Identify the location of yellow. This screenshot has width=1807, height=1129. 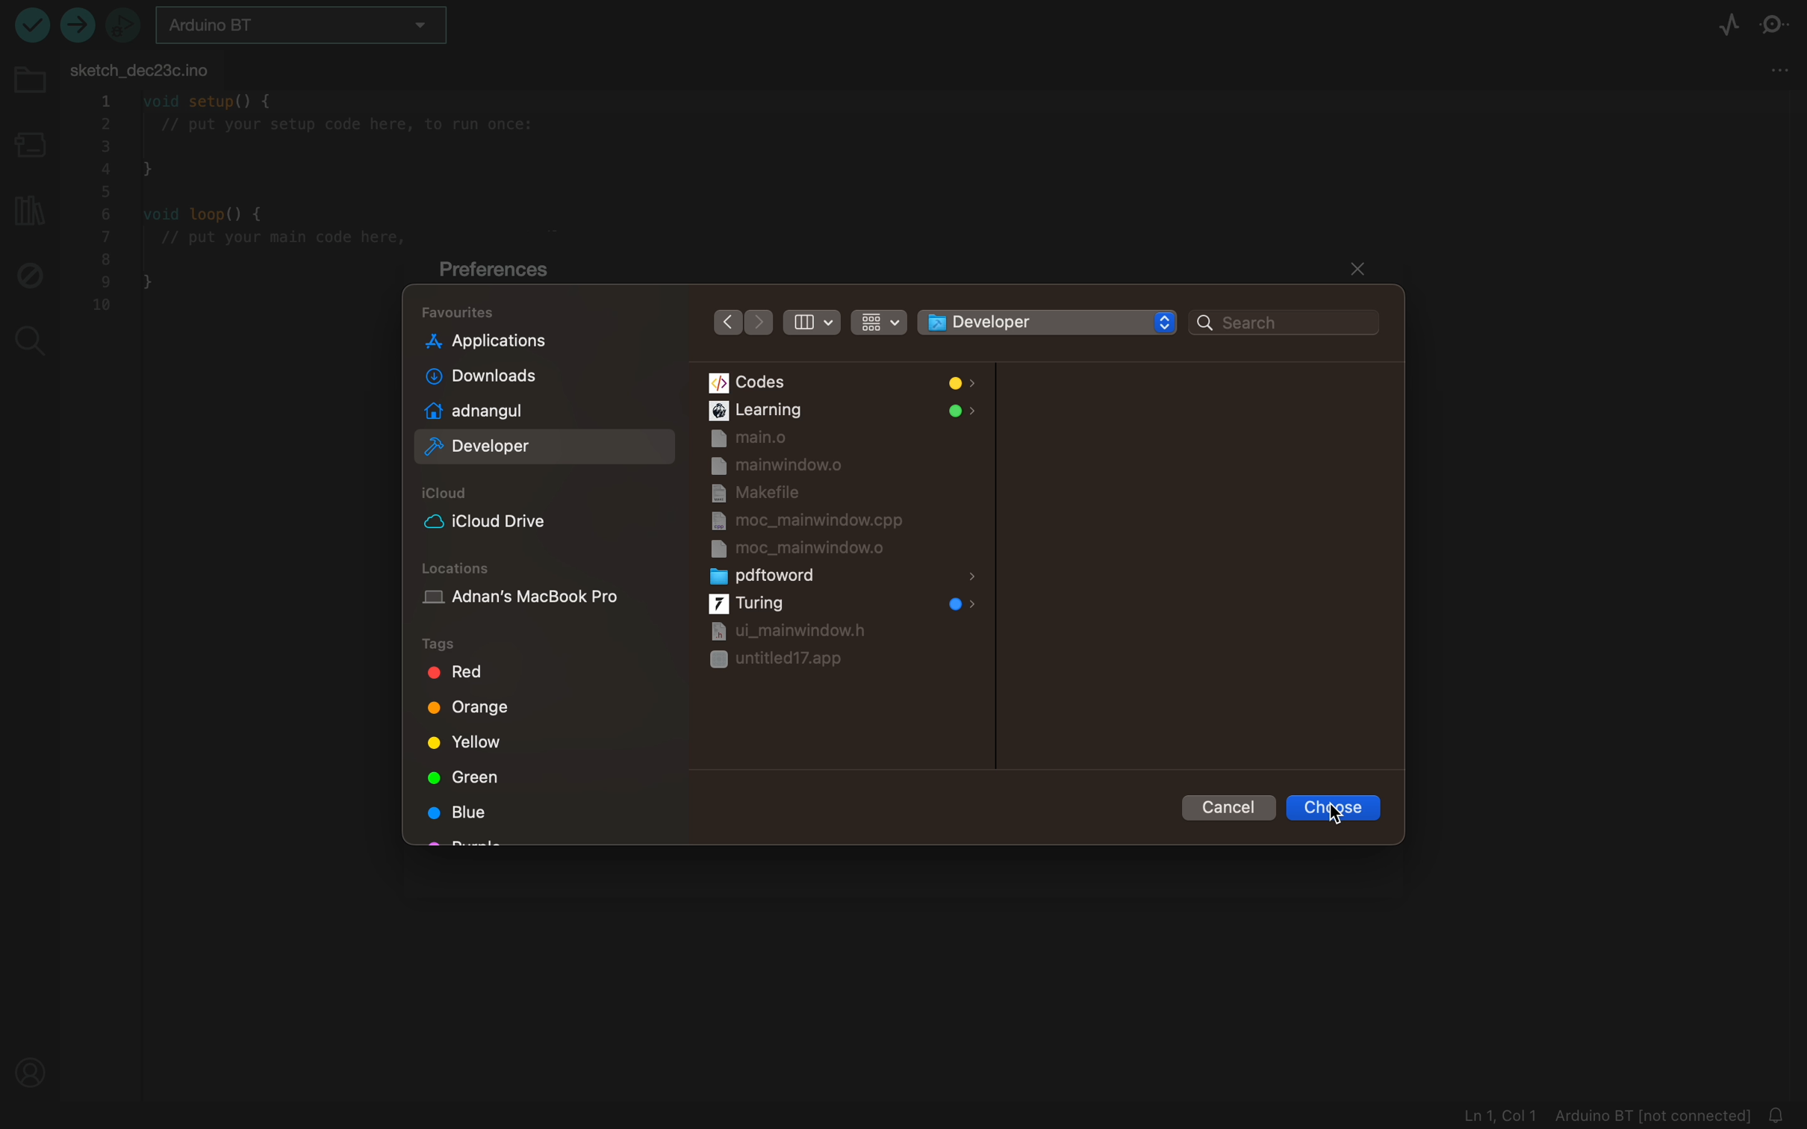
(467, 746).